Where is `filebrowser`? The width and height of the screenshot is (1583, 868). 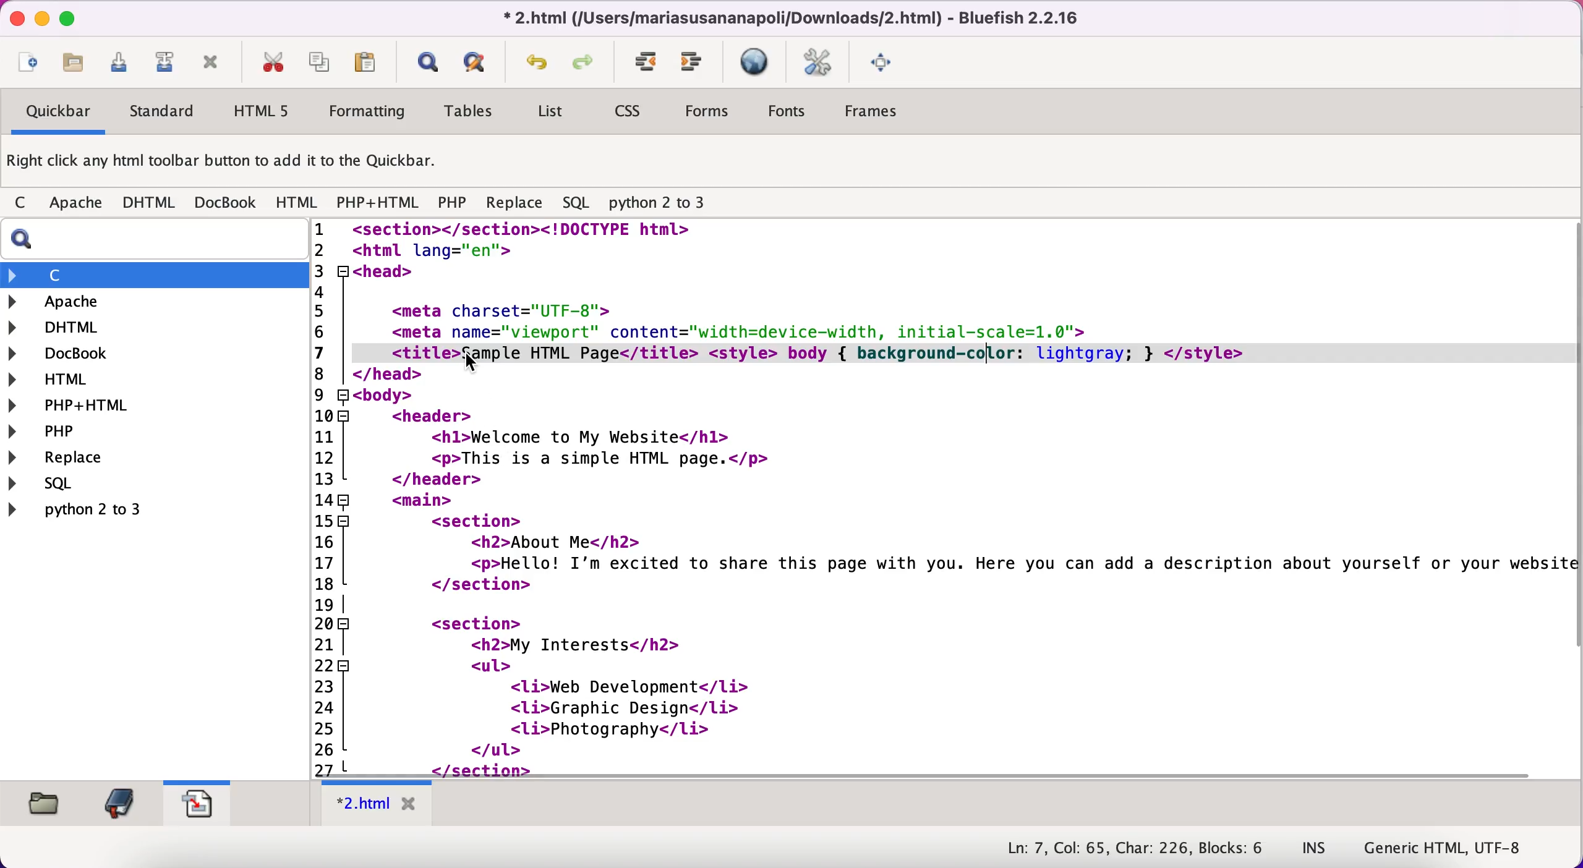 filebrowser is located at coordinates (46, 804).